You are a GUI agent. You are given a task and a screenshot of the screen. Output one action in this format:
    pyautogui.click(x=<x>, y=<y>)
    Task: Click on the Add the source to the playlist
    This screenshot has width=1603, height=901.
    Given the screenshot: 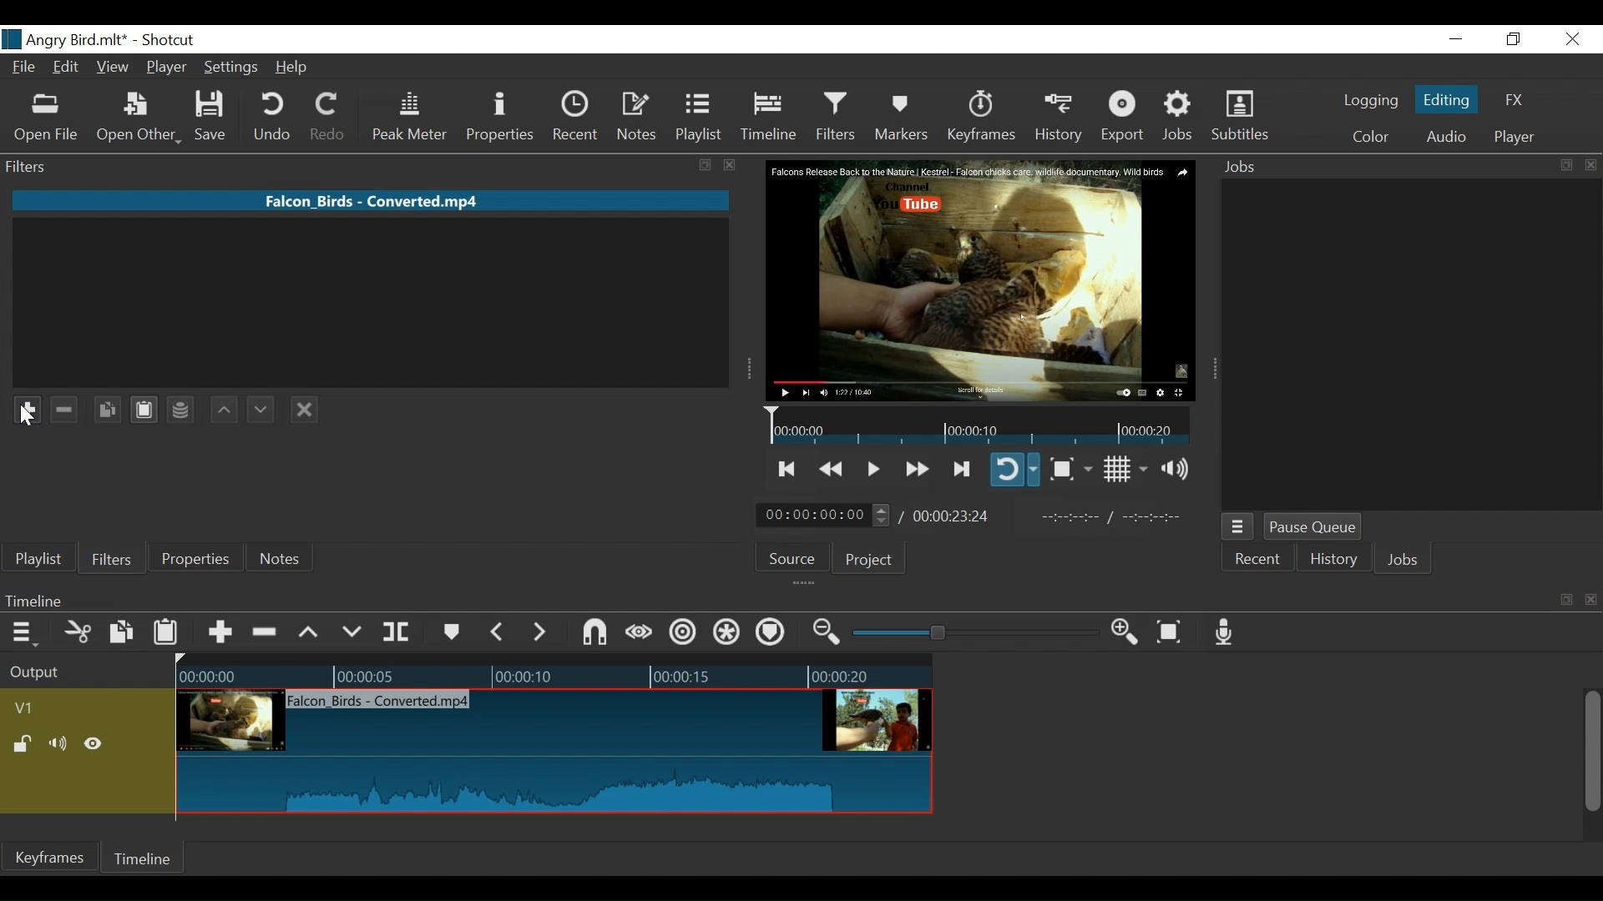 What is the action you would take?
    pyautogui.click(x=78, y=519)
    